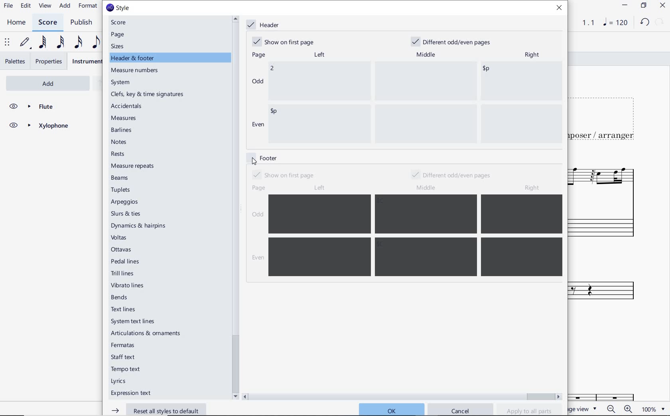 This screenshot has width=670, height=416. Describe the element at coordinates (652, 409) in the screenshot. I see `zoom factor` at that location.